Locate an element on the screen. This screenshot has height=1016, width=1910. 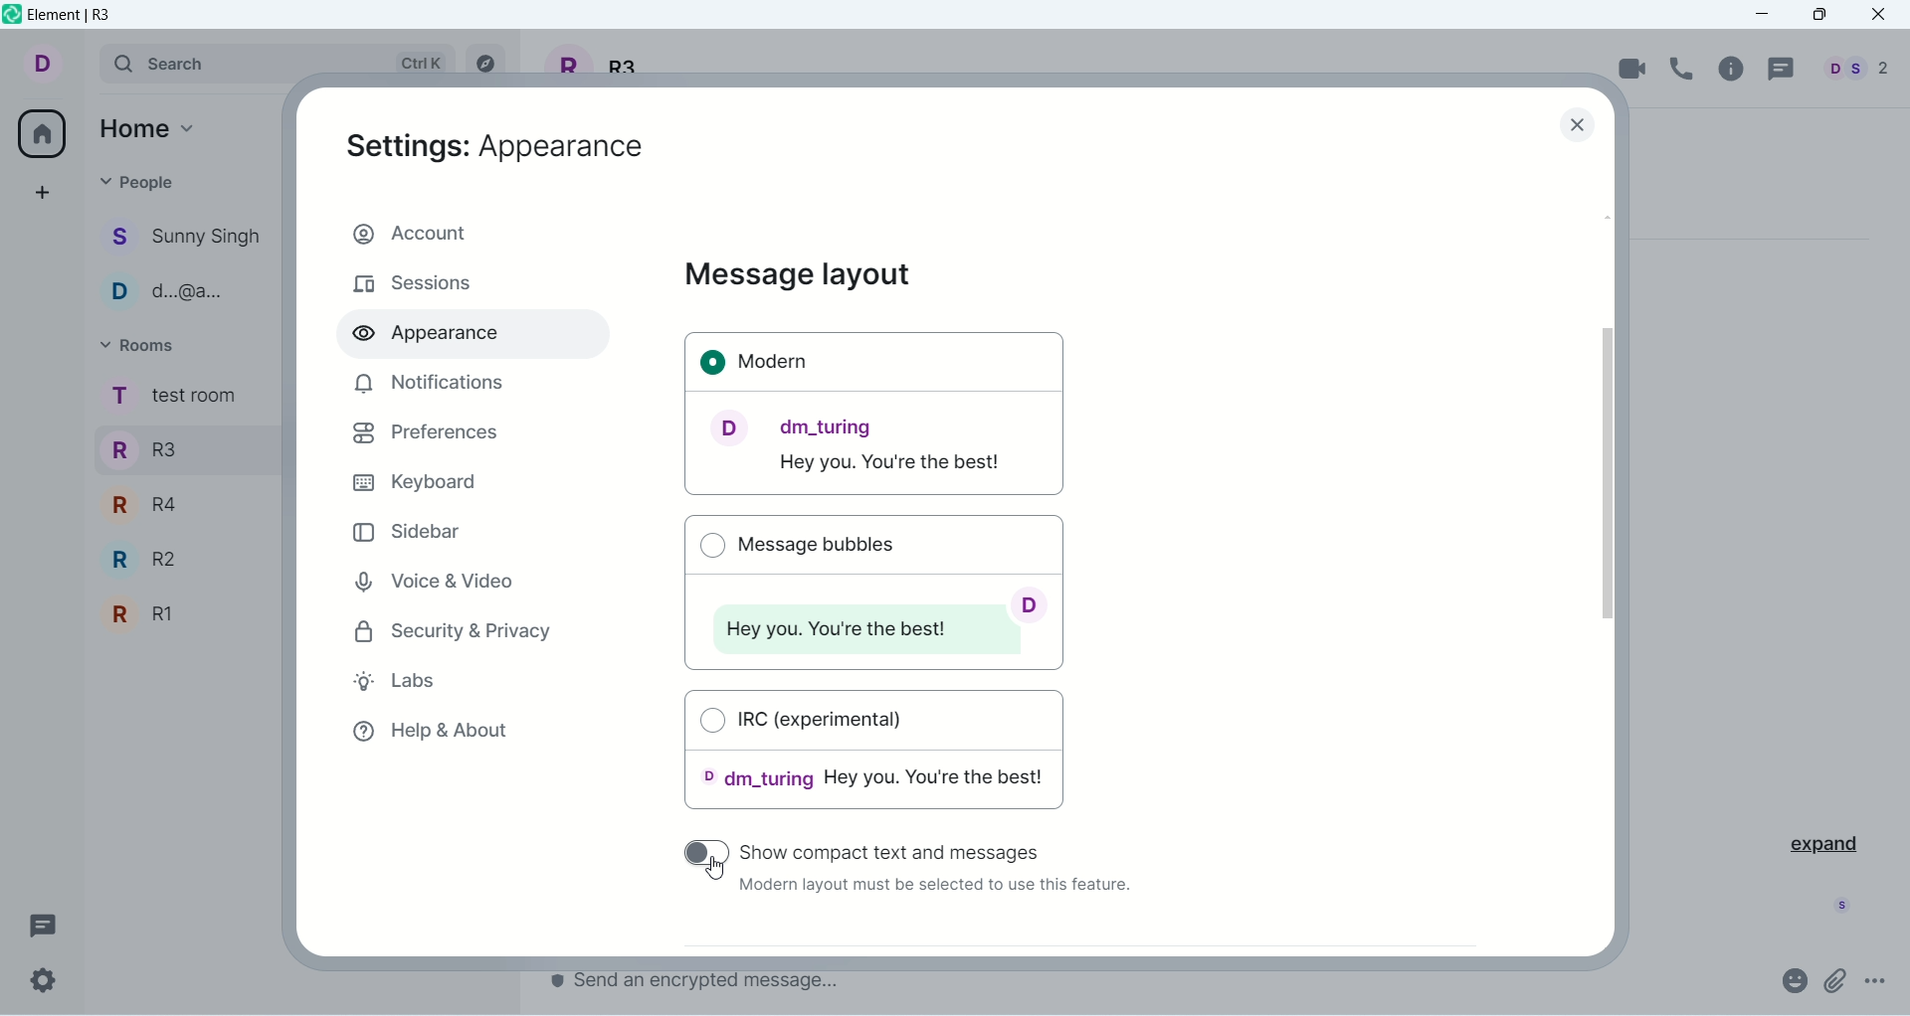
search is located at coordinates (280, 63).